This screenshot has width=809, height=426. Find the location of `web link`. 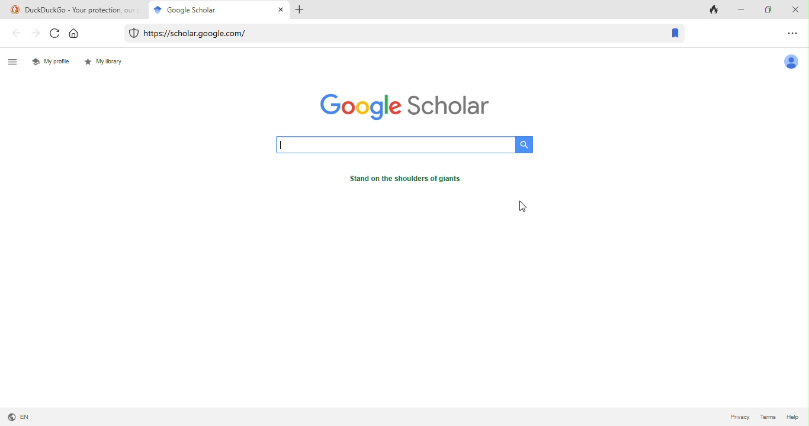

web link is located at coordinates (389, 34).